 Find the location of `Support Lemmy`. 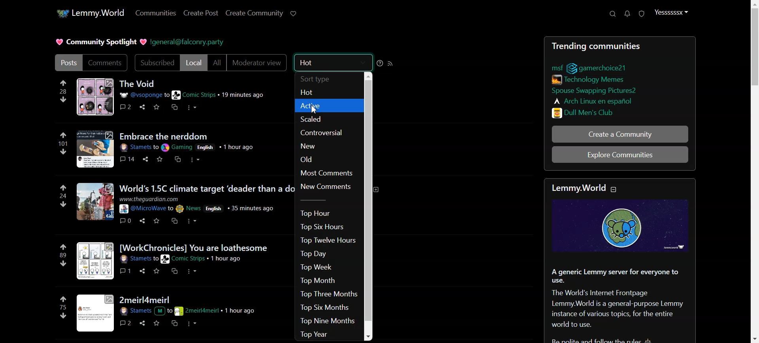

Support Lemmy is located at coordinates (294, 13).